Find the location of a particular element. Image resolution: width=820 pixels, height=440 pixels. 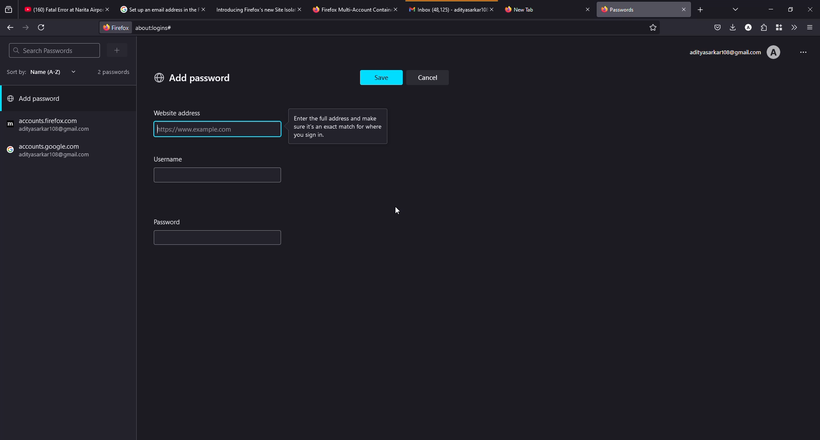

type is located at coordinates (189, 176).